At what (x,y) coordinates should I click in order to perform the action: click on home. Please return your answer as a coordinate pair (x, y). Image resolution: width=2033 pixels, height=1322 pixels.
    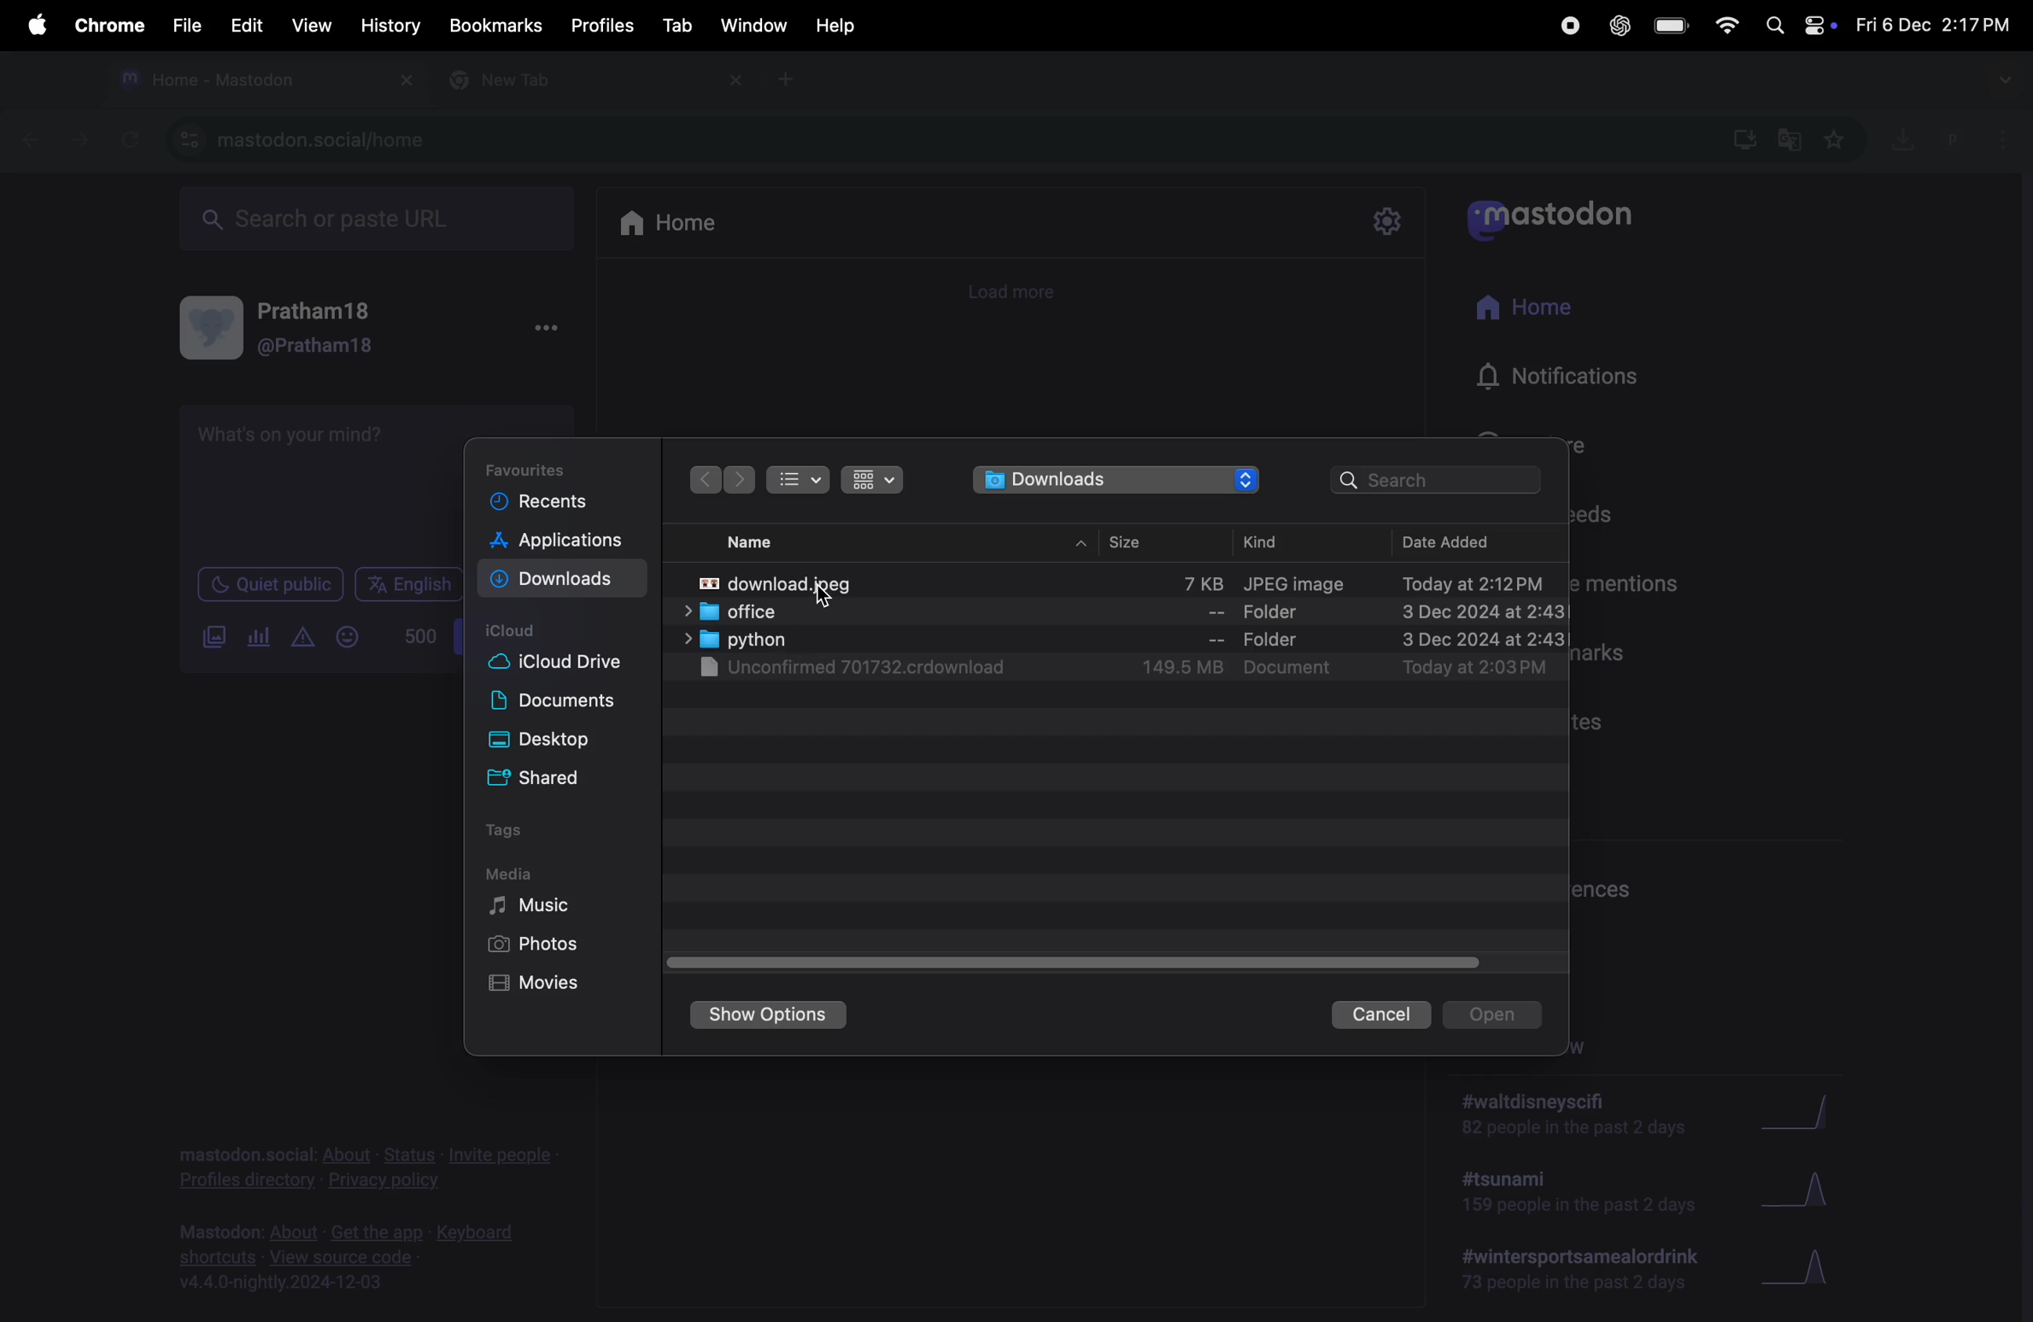
    Looking at the image, I should click on (1548, 314).